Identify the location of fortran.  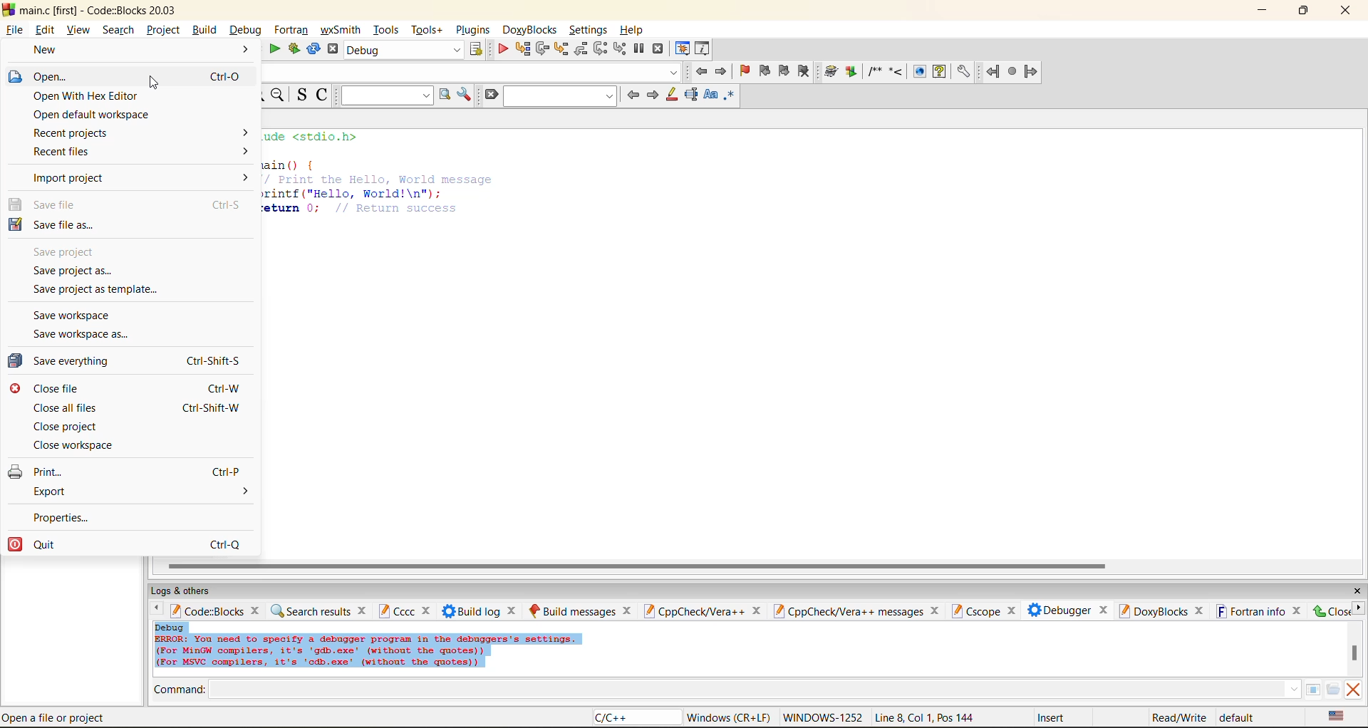
(291, 30).